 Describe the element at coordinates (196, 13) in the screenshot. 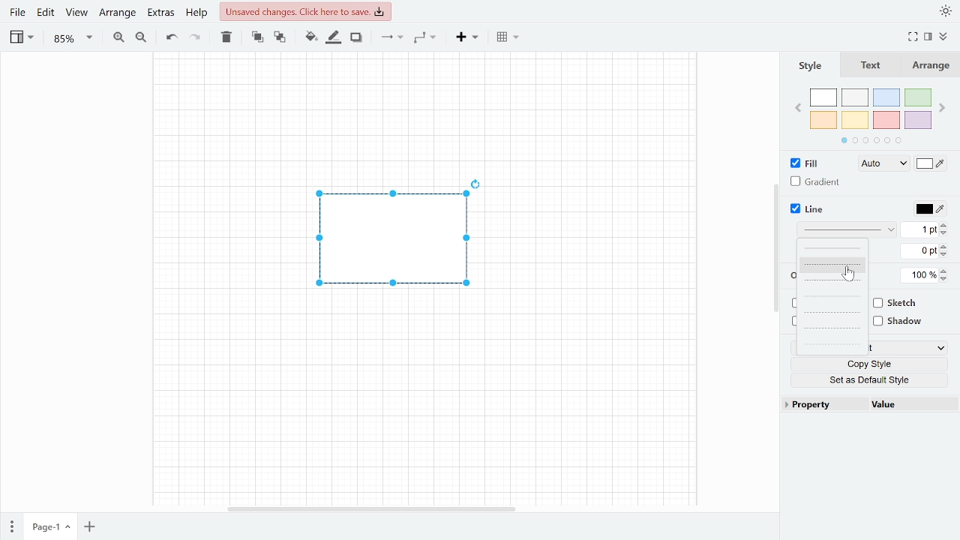

I see `Help` at that location.